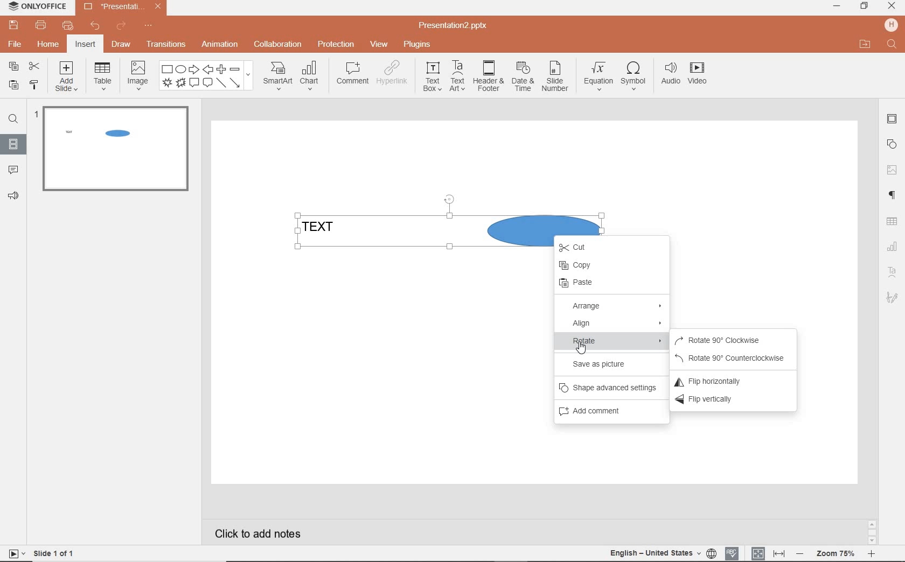  Describe the element at coordinates (731, 340) in the screenshot. I see `ROTATE 90 CLOCKWISE` at that location.